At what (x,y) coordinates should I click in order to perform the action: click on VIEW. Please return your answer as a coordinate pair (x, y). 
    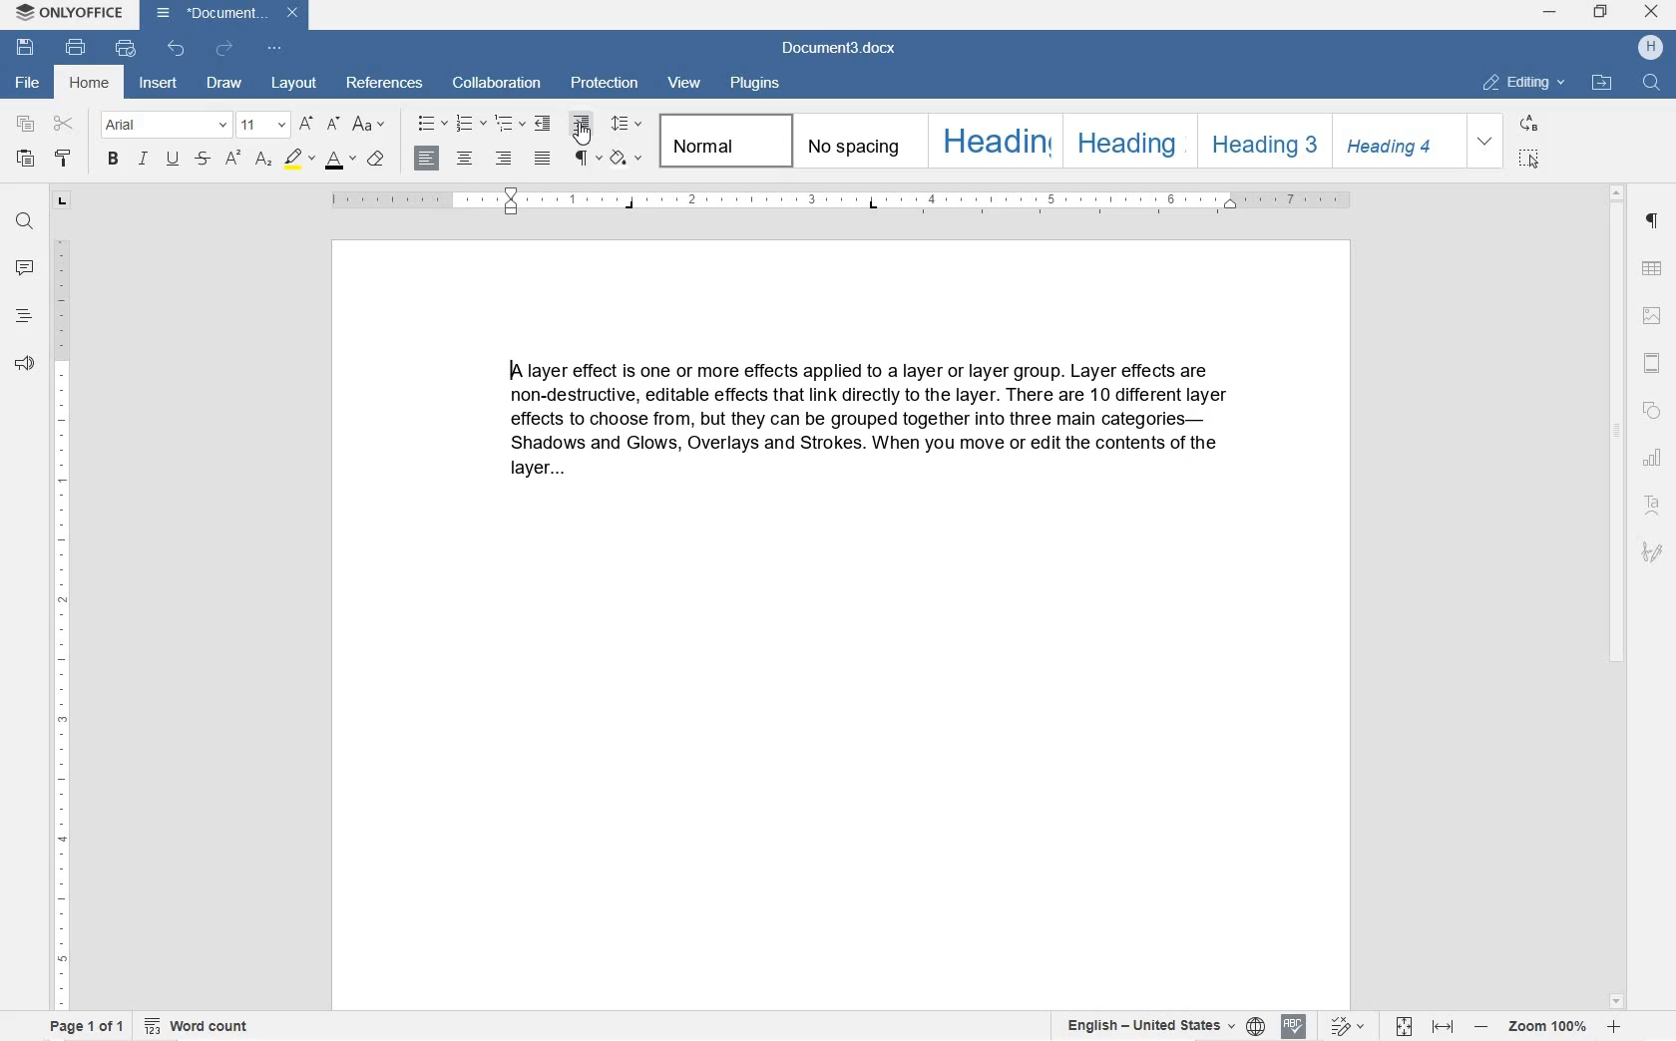
    Looking at the image, I should click on (688, 84).